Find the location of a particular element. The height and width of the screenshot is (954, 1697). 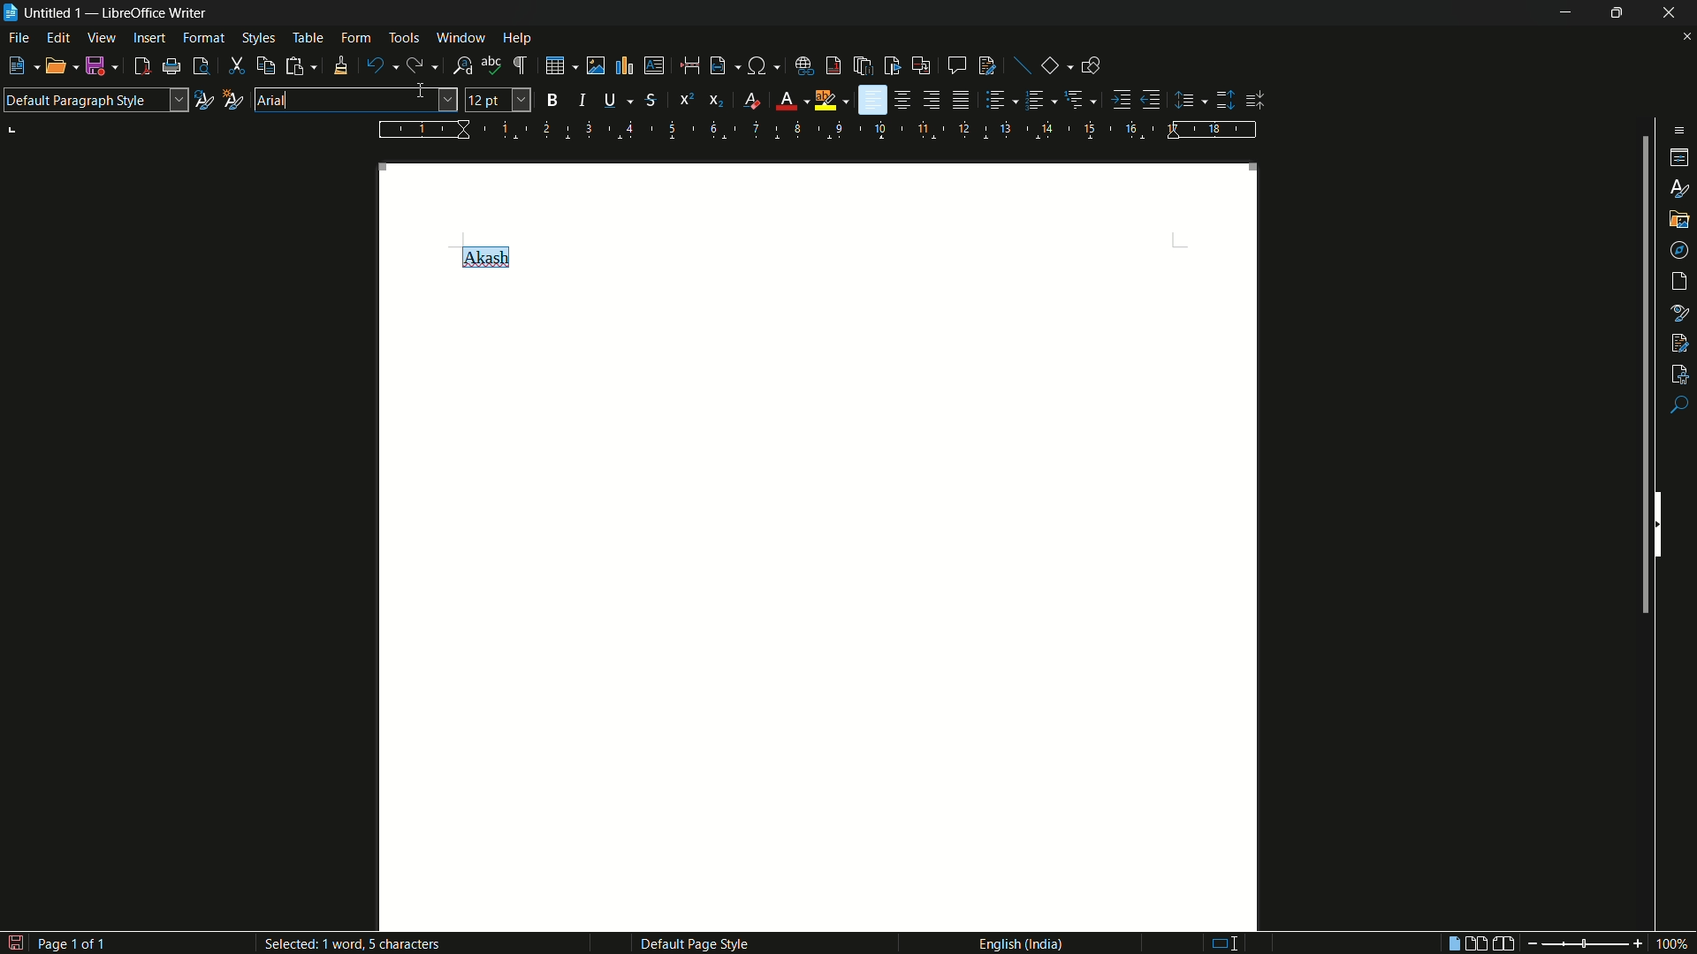

set line spacing is located at coordinates (1187, 101).